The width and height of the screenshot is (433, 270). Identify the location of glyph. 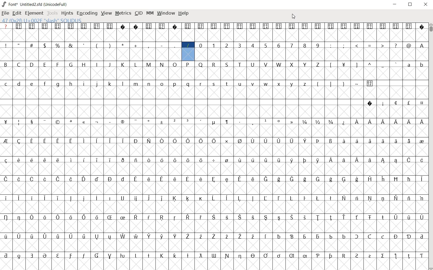
(188, 160).